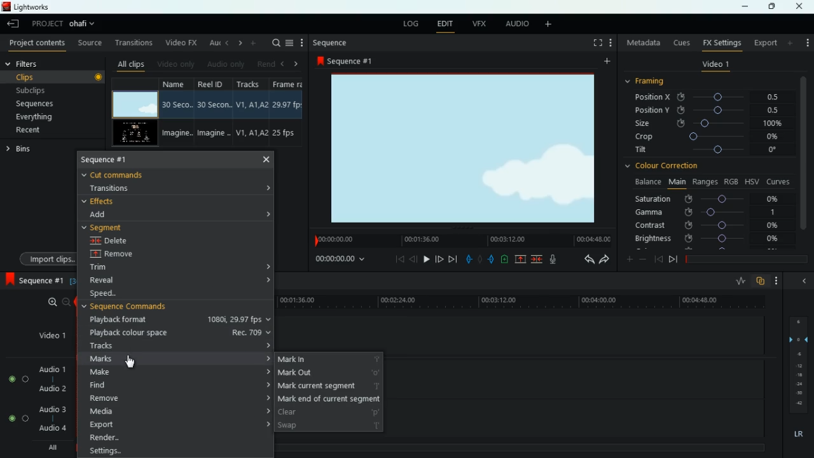  I want to click on gamma, so click(714, 212).